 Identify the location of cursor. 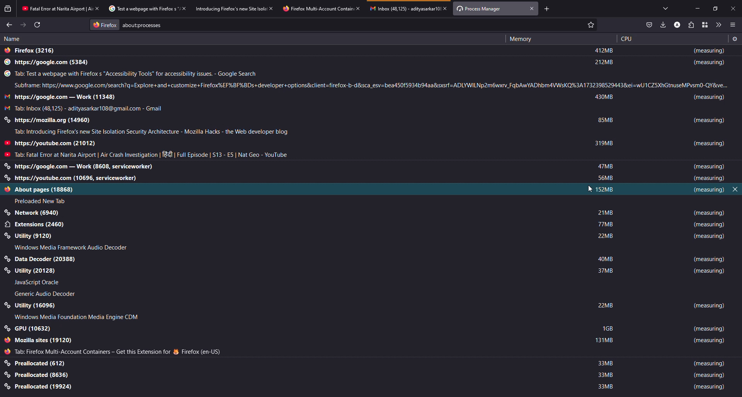
(590, 189).